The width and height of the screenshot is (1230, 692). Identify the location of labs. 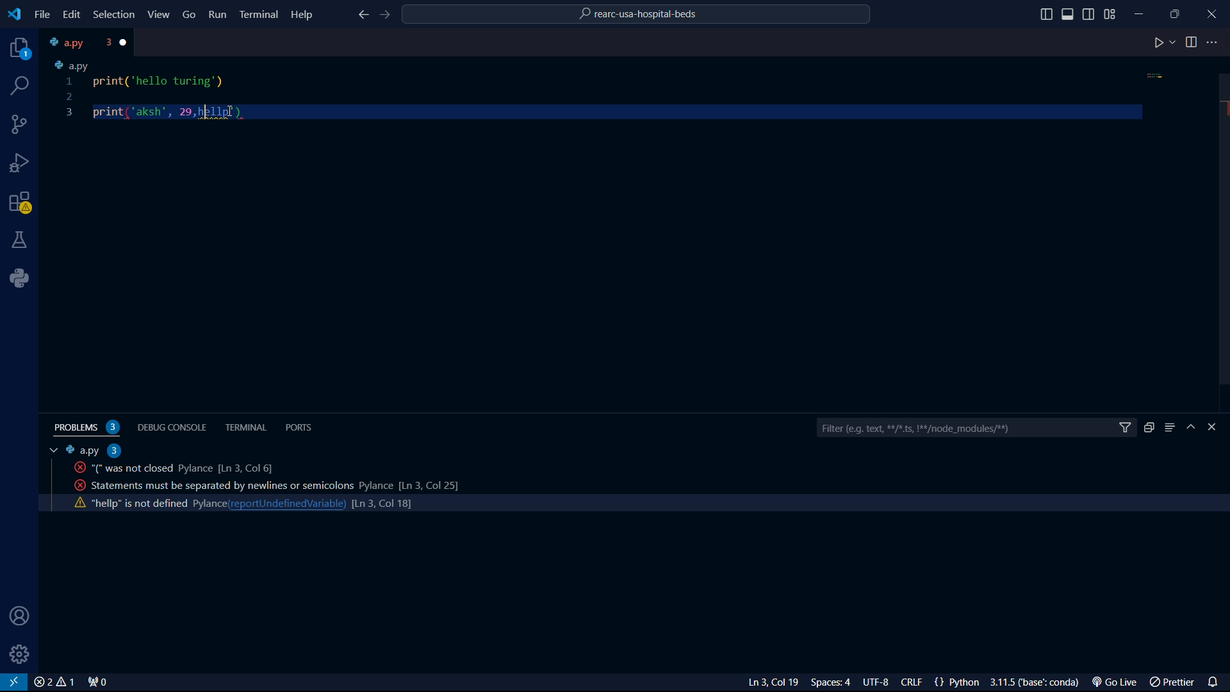
(20, 239).